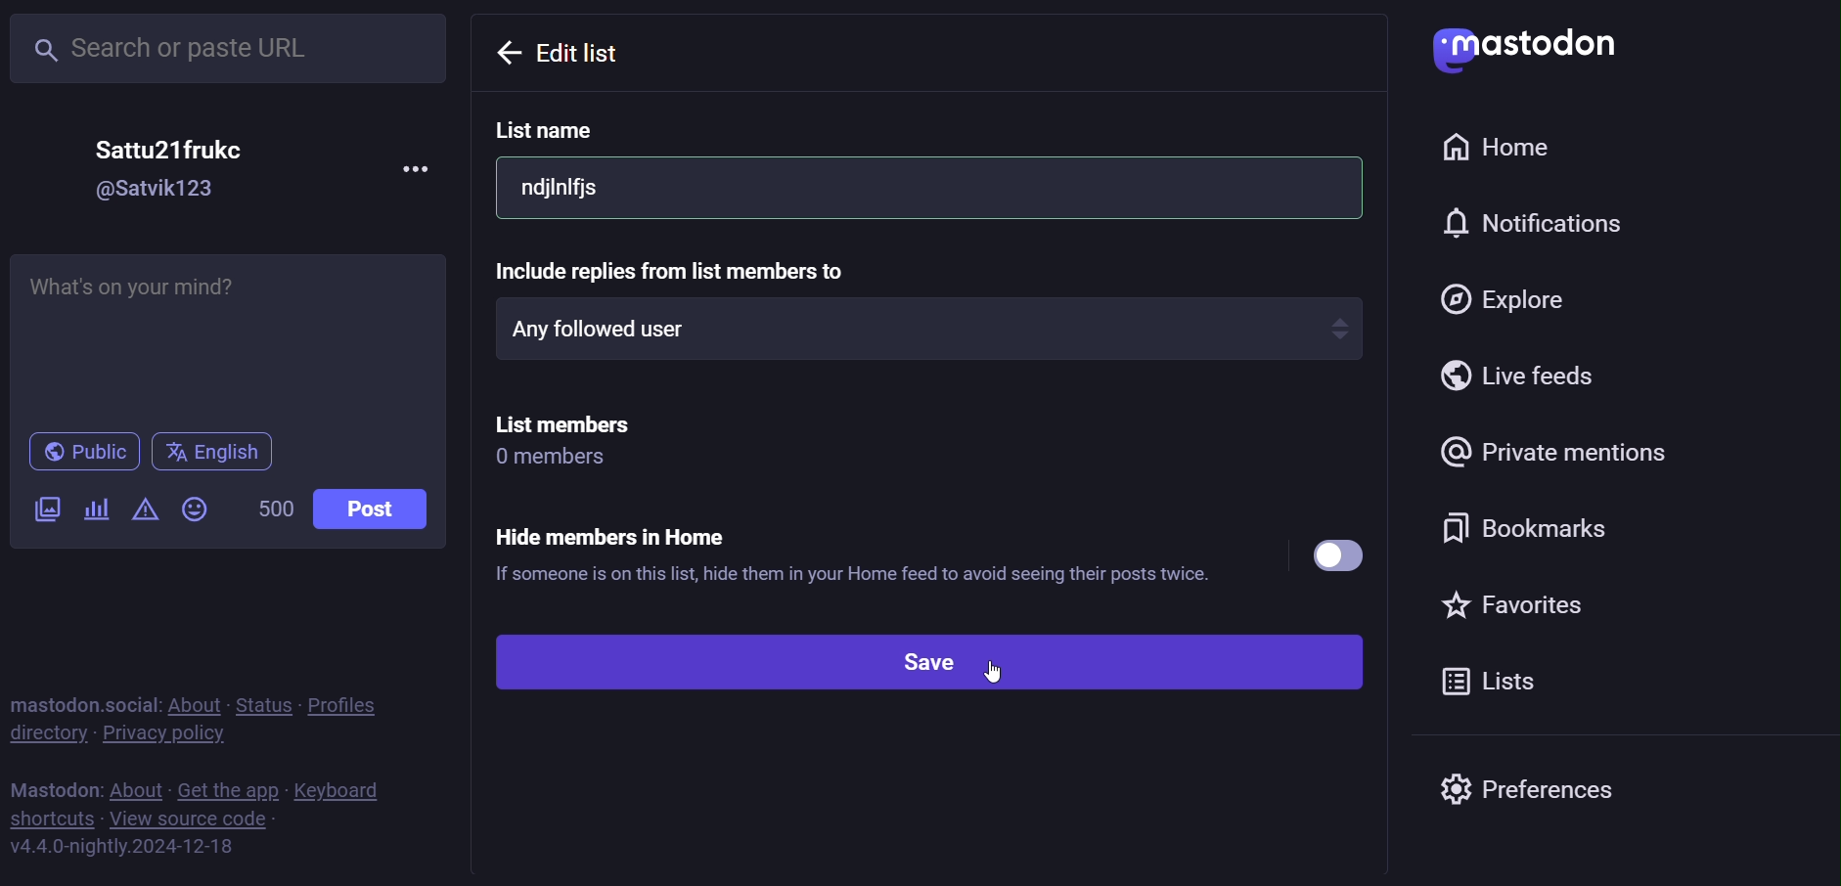 This screenshot has height=886, width=1841. What do you see at coordinates (1515, 376) in the screenshot?
I see `live feed` at bounding box center [1515, 376].